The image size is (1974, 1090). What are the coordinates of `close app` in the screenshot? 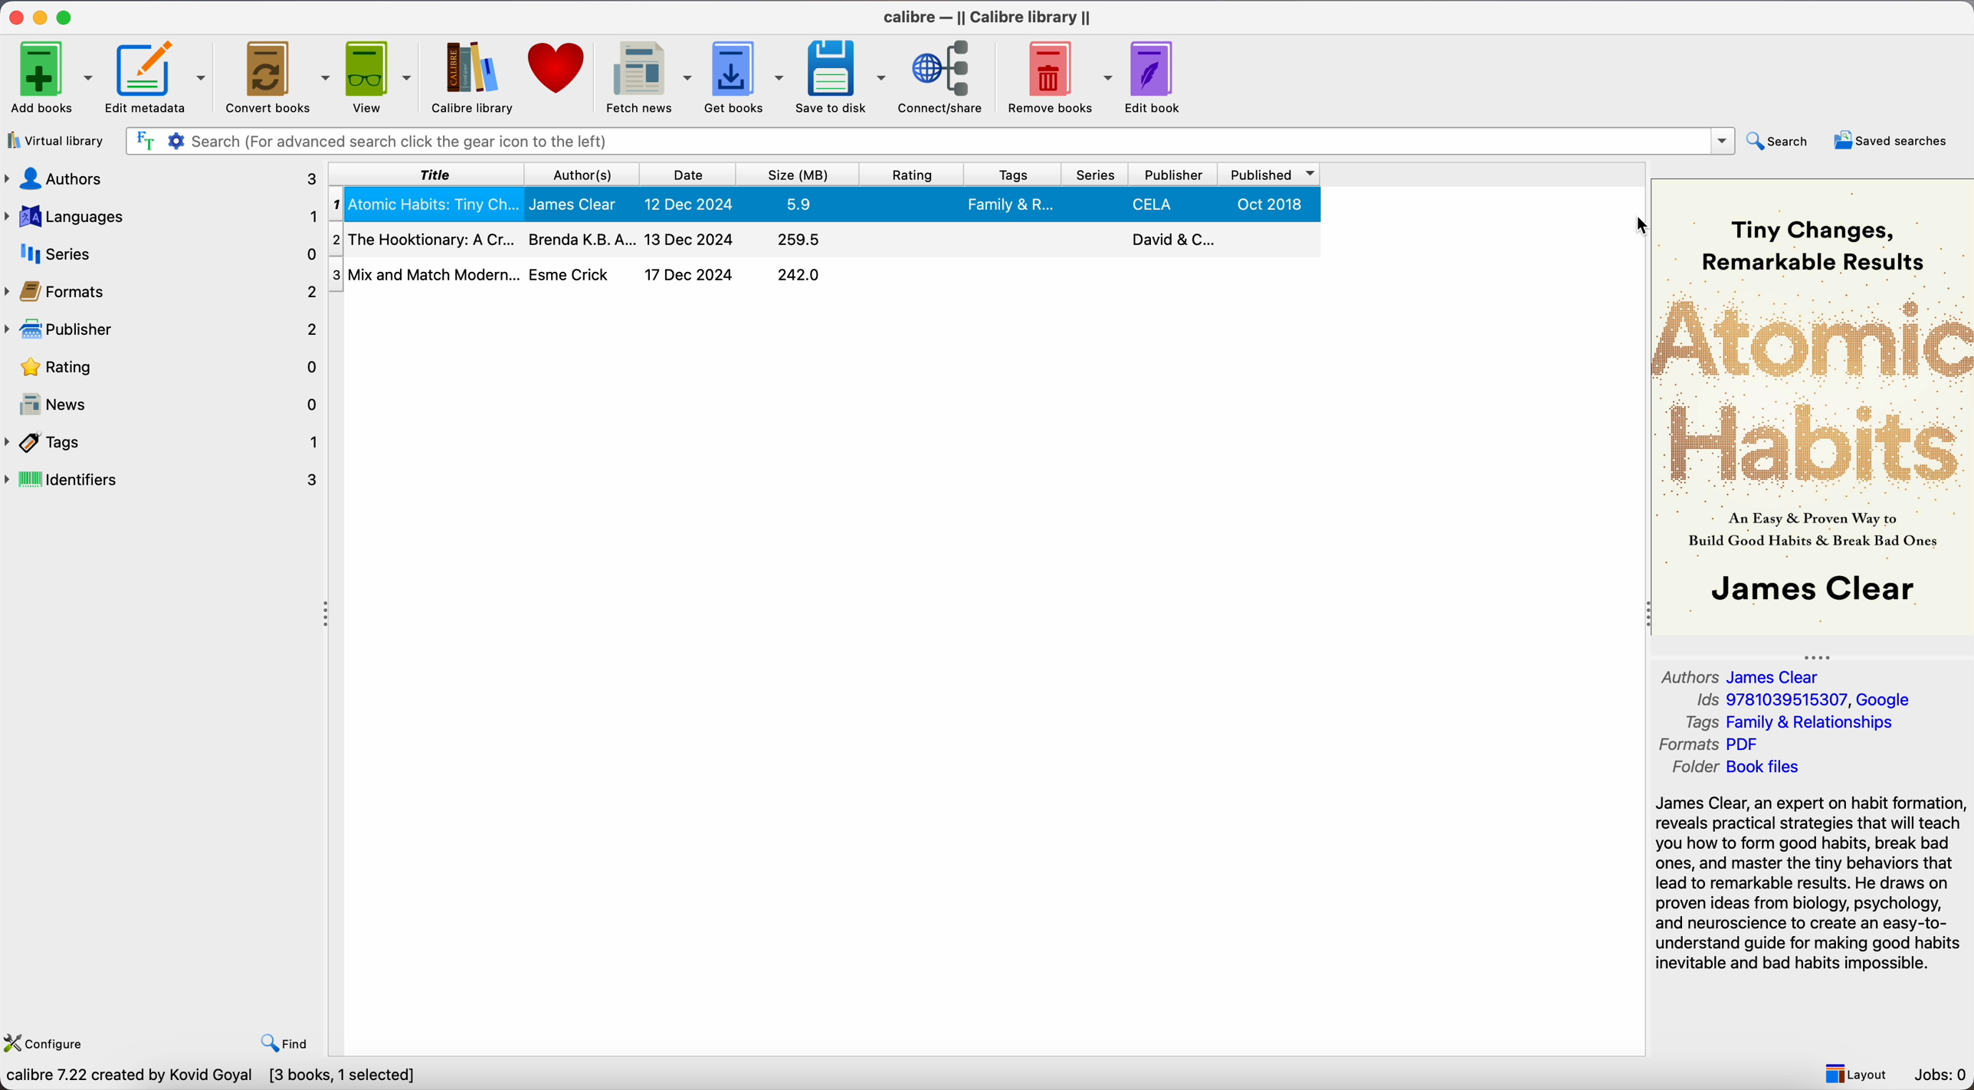 It's located at (16, 18).